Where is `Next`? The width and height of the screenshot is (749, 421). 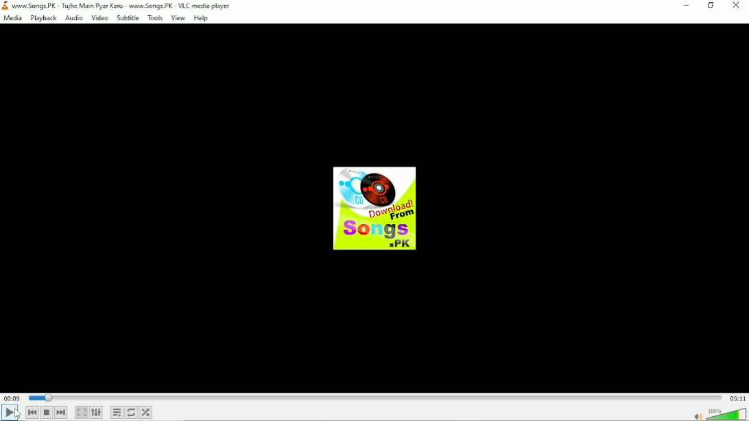 Next is located at coordinates (62, 413).